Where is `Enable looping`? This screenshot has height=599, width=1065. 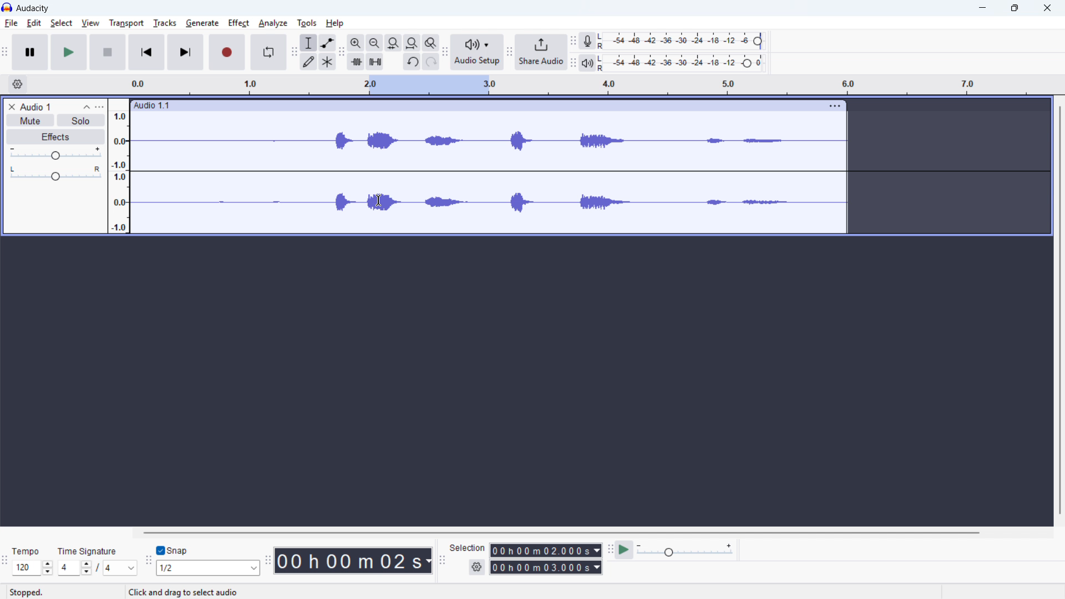 Enable looping is located at coordinates (269, 52).